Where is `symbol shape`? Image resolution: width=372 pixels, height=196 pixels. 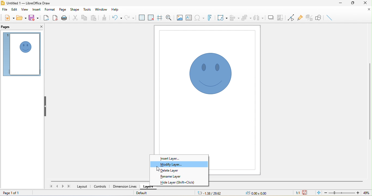 symbol shape is located at coordinates (208, 75).